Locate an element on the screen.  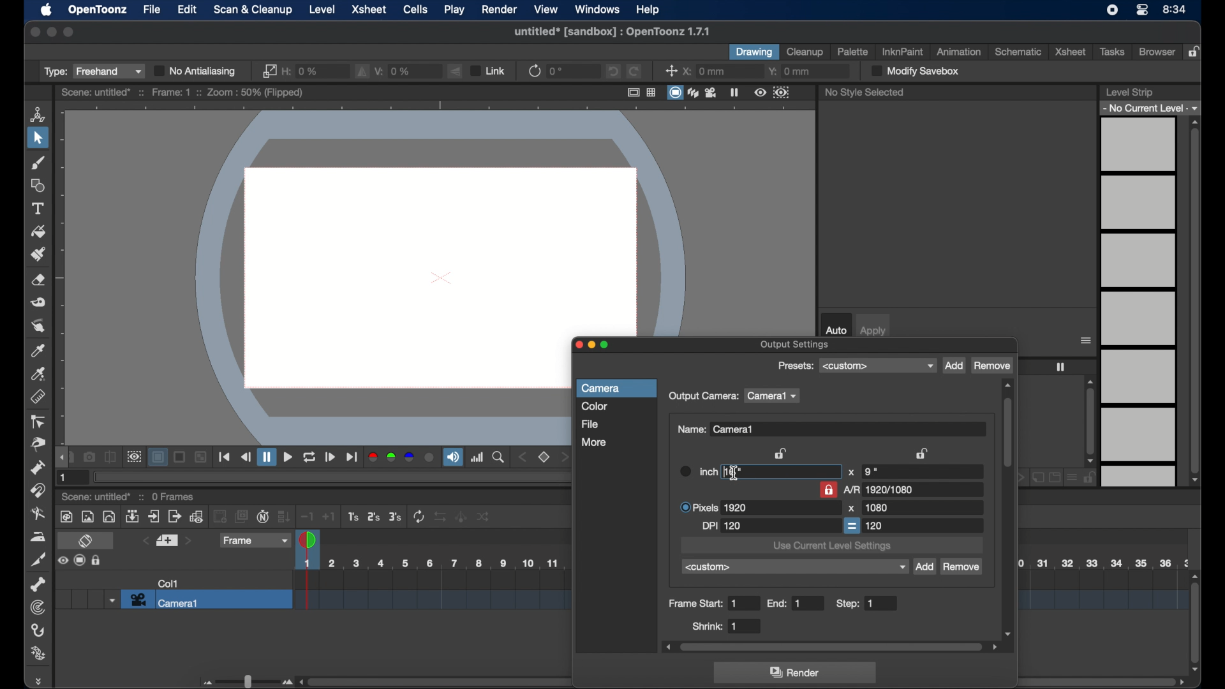
close is located at coordinates (34, 32).